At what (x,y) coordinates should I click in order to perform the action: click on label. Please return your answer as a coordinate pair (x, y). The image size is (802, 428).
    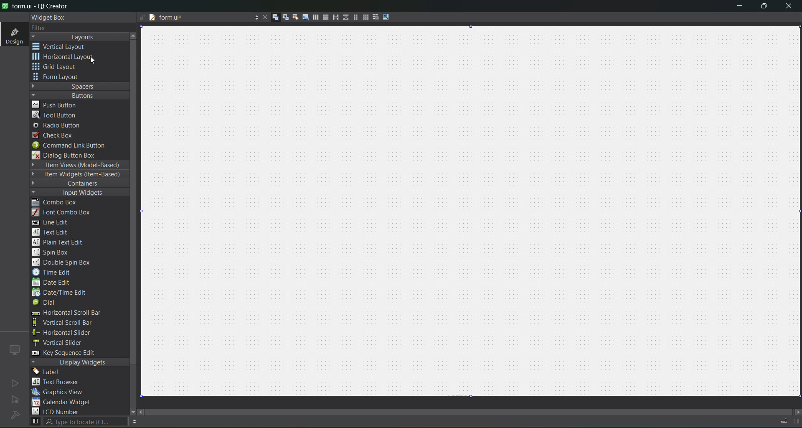
    Looking at the image, I should click on (48, 372).